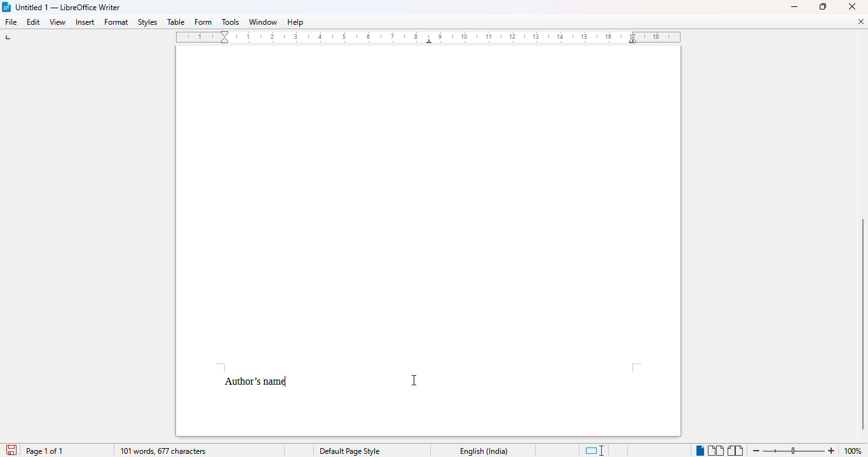 The height and width of the screenshot is (457, 868). I want to click on close, so click(853, 6).